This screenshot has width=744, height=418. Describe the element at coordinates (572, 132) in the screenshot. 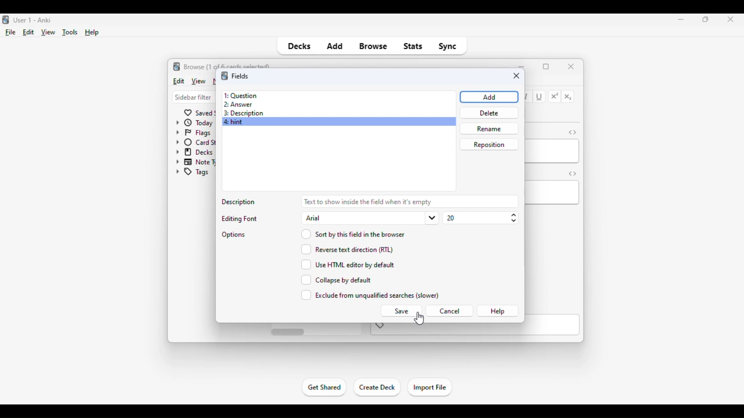

I see `toggle HTML editor` at that location.